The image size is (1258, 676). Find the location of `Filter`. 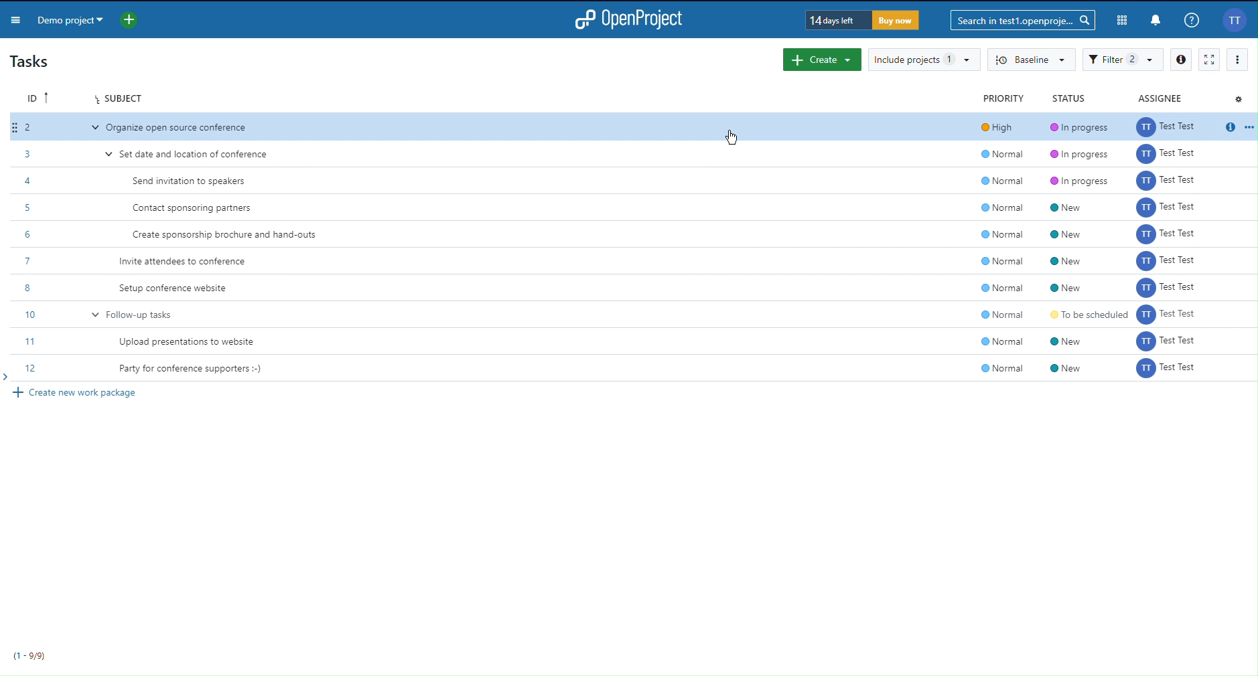

Filter is located at coordinates (1123, 58).